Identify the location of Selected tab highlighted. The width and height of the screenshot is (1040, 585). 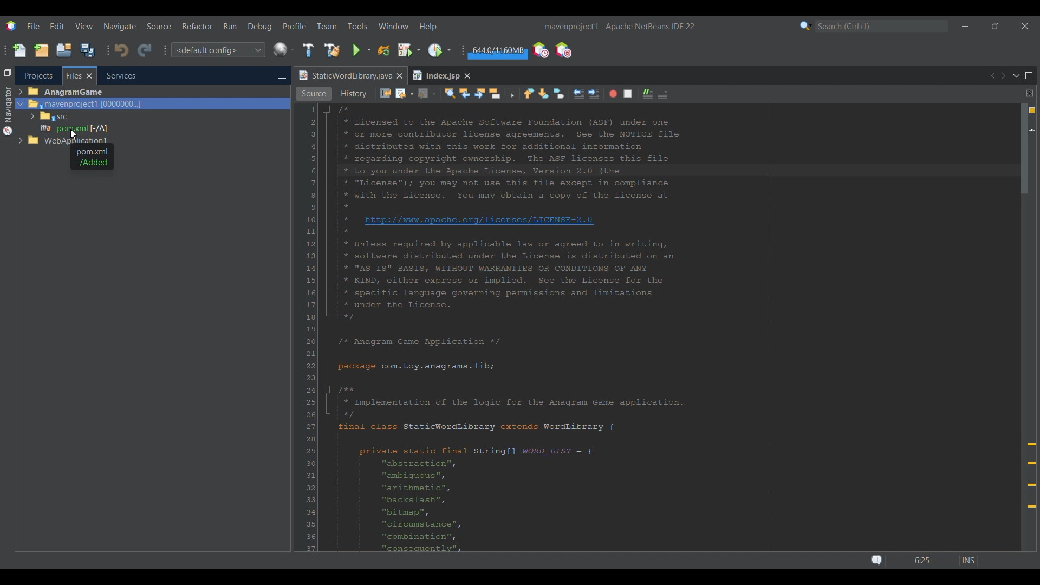
(201, 103).